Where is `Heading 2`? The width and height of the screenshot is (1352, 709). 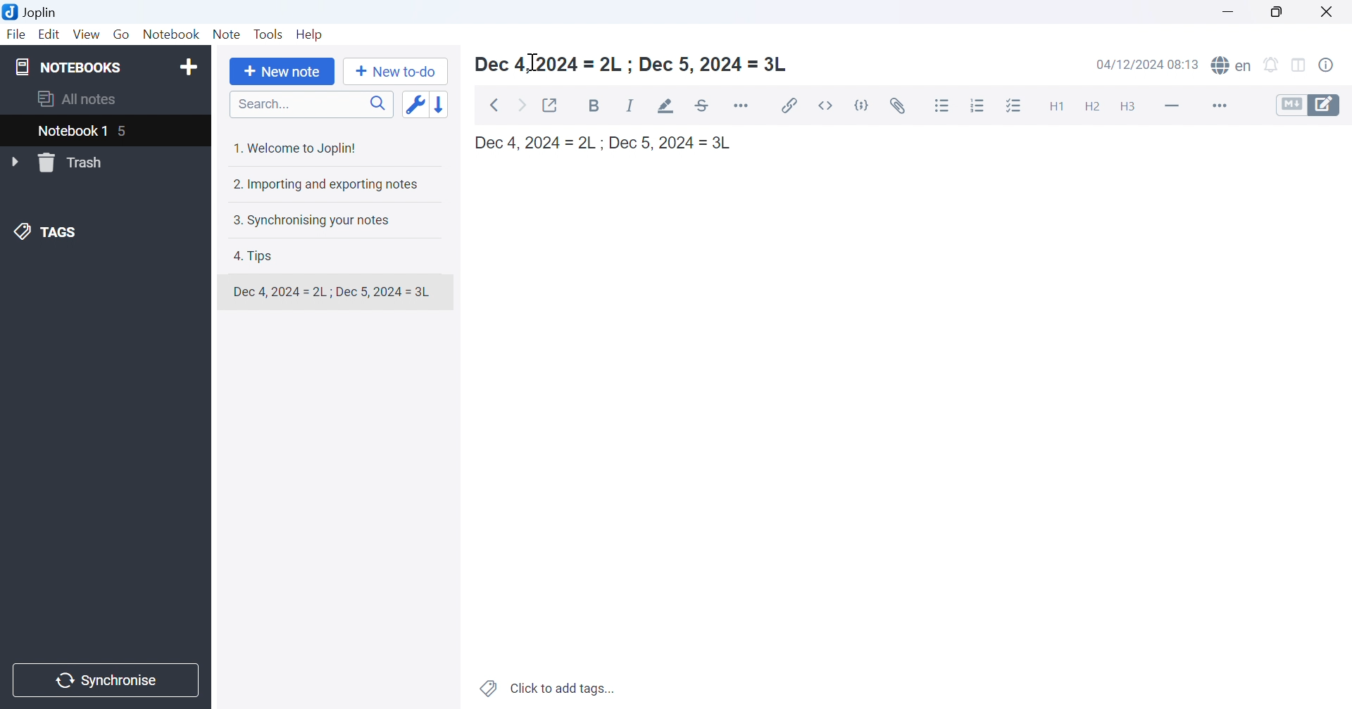
Heading 2 is located at coordinates (1094, 106).